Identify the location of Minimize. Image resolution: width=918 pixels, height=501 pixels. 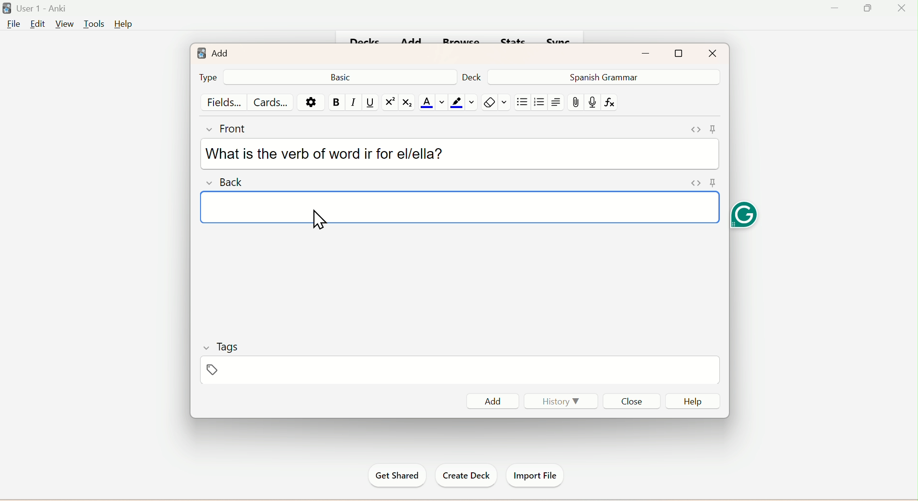
(837, 8).